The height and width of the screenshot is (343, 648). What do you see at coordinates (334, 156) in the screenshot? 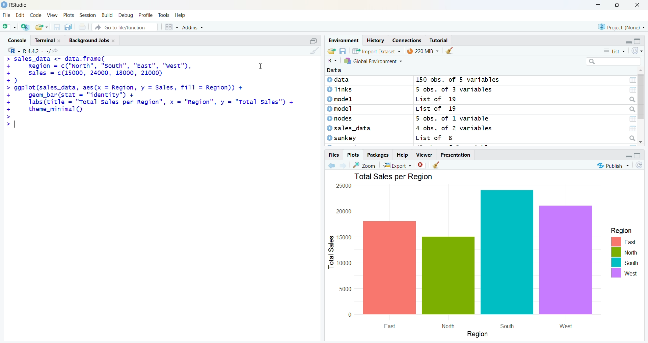
I see `Files` at bounding box center [334, 156].